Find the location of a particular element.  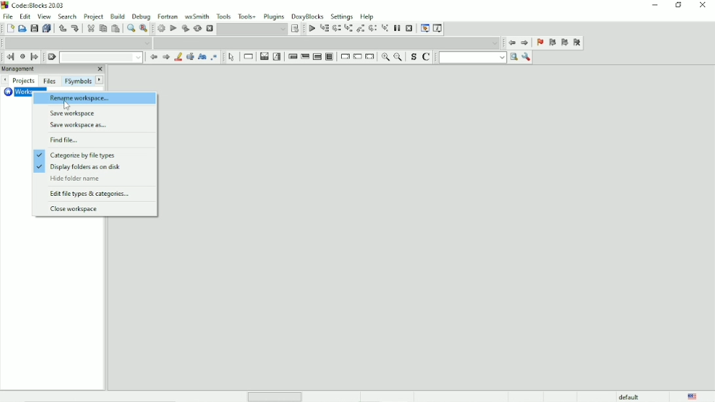

default is located at coordinates (630, 396).